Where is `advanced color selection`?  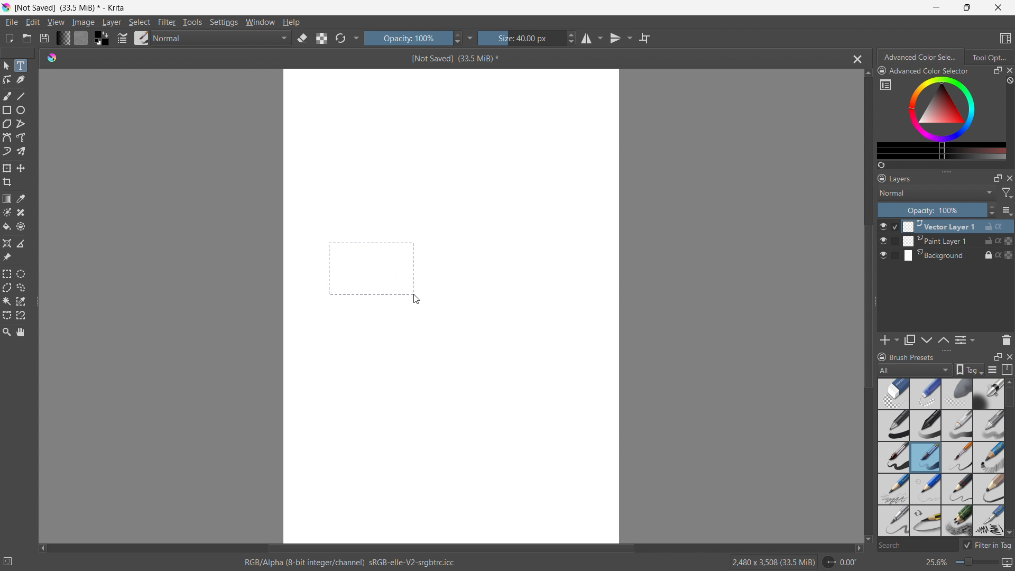 advanced color selection is located at coordinates (921, 57).